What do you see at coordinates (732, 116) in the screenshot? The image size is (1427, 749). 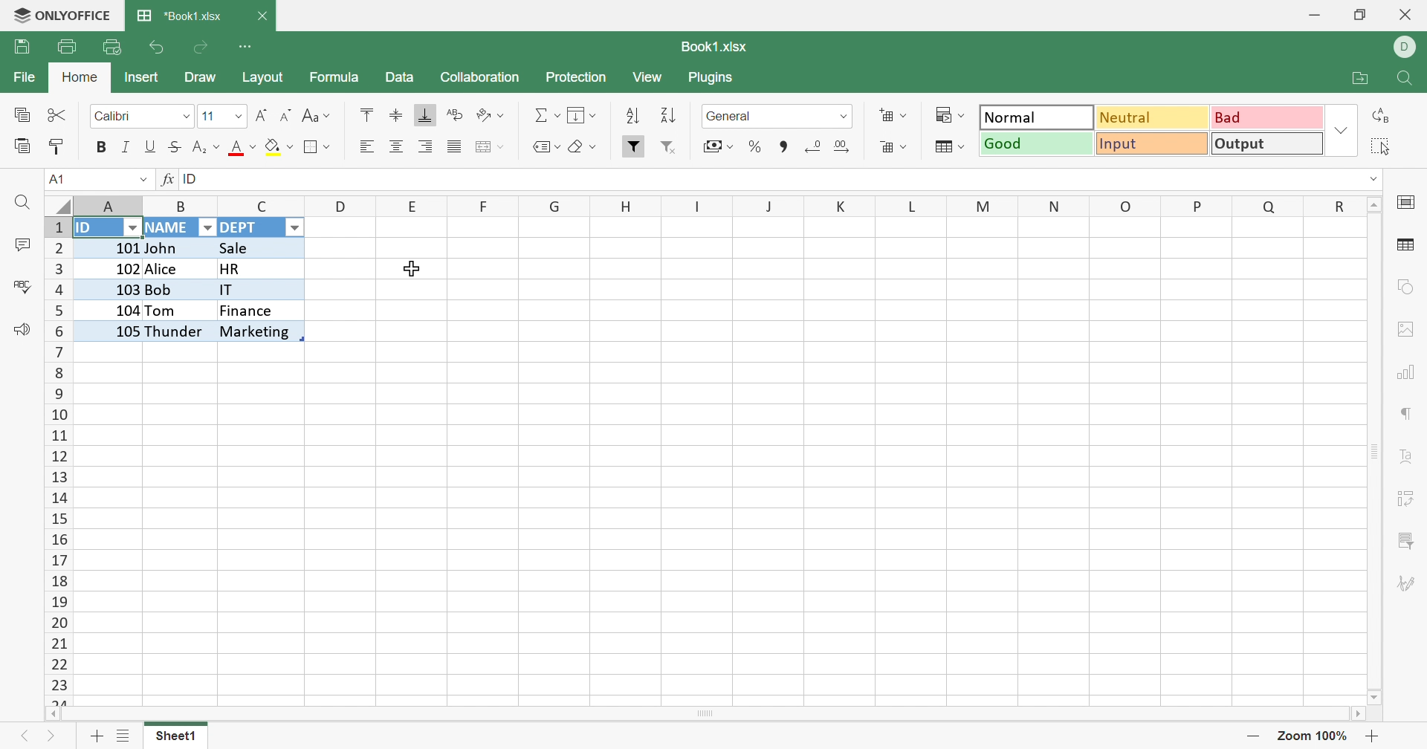 I see `General` at bounding box center [732, 116].